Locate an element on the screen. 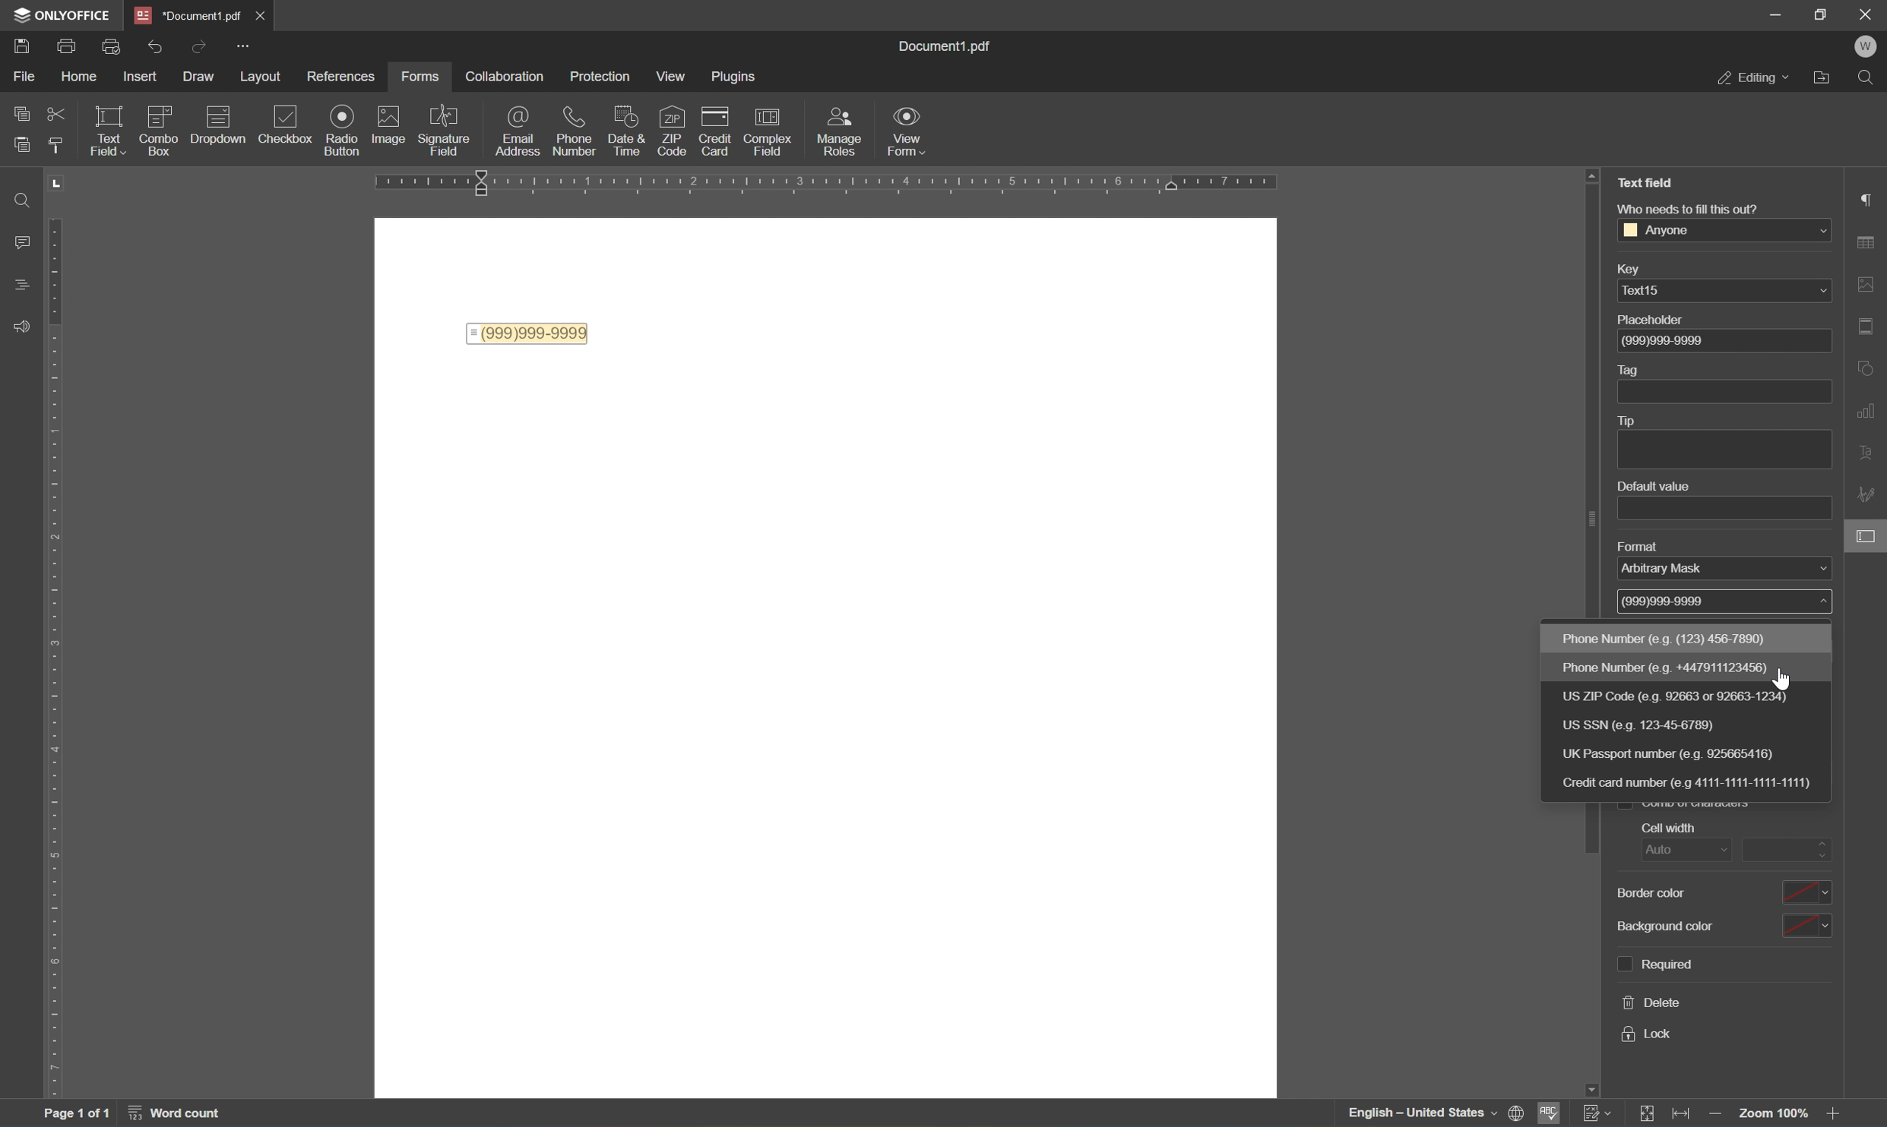  set document language is located at coordinates (1518, 1113).